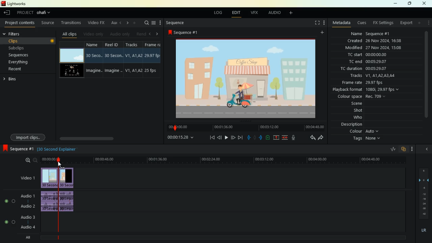 This screenshot has height=243, width=432. What do you see at coordinates (378, 34) in the screenshot?
I see `Sequence #1` at bounding box center [378, 34].